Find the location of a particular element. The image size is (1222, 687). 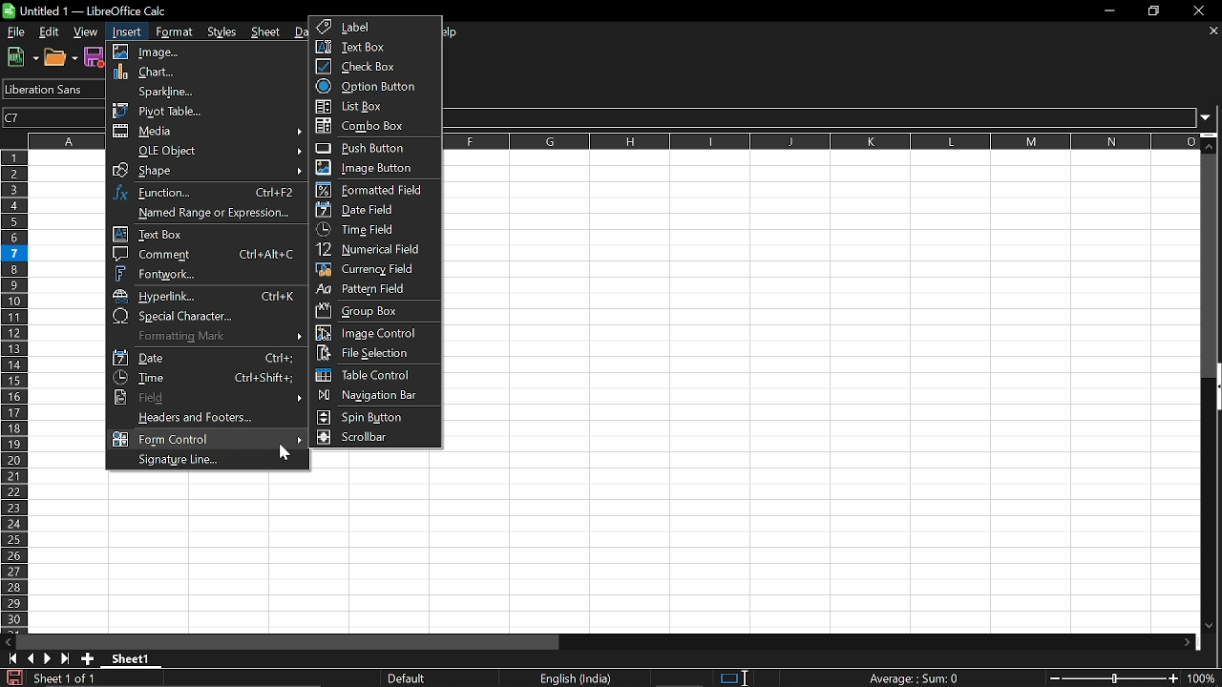

Navigation bar is located at coordinates (371, 397).